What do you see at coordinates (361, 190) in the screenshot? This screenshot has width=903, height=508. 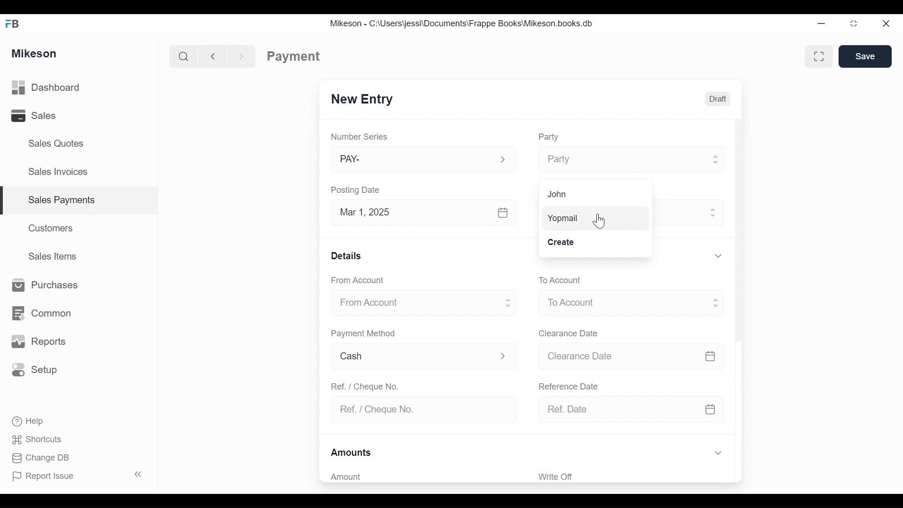 I see `Posting Date` at bounding box center [361, 190].